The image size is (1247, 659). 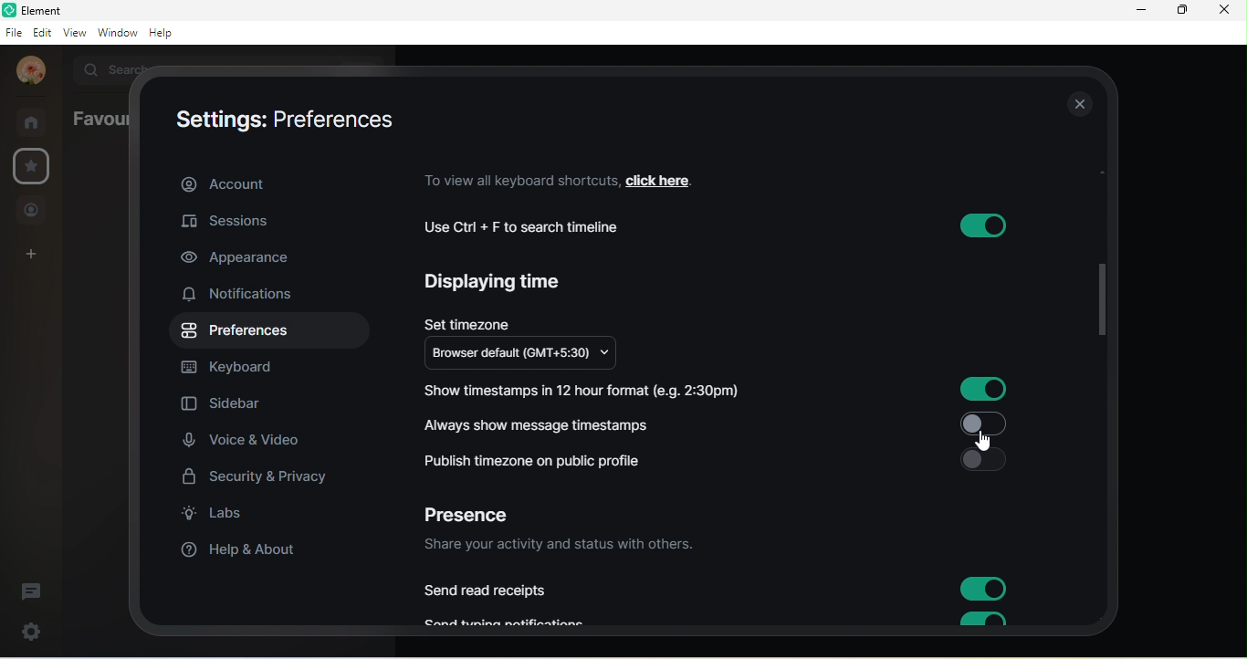 I want to click on quick settings, so click(x=25, y=632).